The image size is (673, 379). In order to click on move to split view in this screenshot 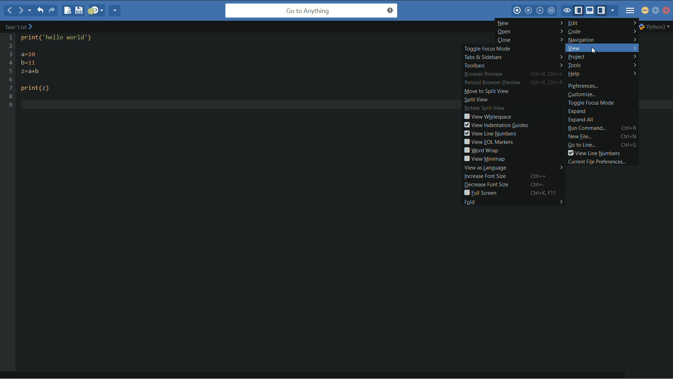, I will do `click(485, 92)`.